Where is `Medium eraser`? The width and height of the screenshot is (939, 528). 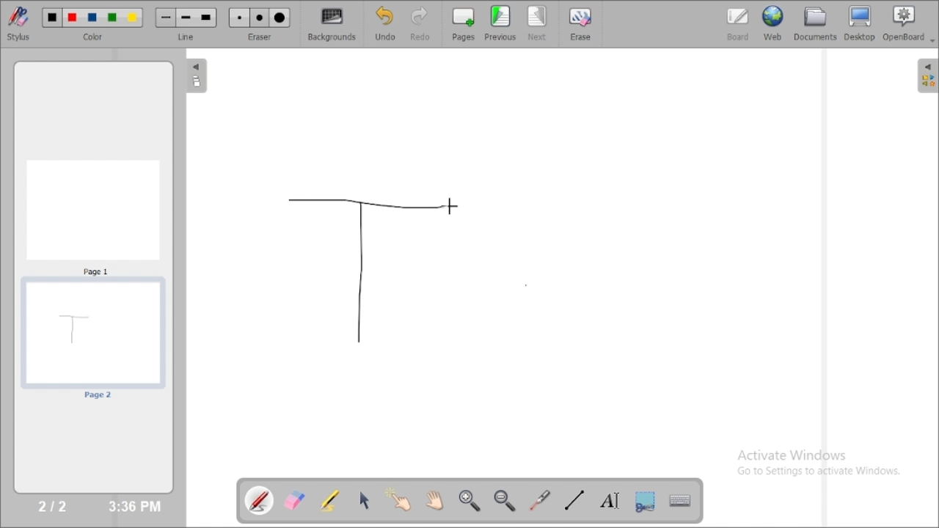
Medium eraser is located at coordinates (260, 18).